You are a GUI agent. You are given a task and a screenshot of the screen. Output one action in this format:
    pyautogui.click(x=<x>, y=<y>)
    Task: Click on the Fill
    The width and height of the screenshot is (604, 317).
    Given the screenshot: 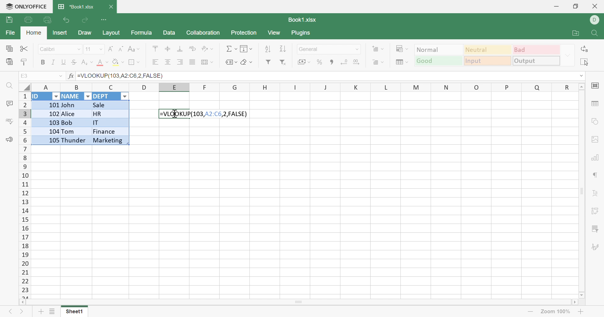 What is the action you would take?
    pyautogui.click(x=246, y=48)
    